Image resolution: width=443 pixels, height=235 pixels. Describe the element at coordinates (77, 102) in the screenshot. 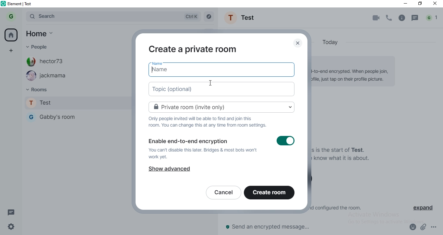

I see `test` at that location.